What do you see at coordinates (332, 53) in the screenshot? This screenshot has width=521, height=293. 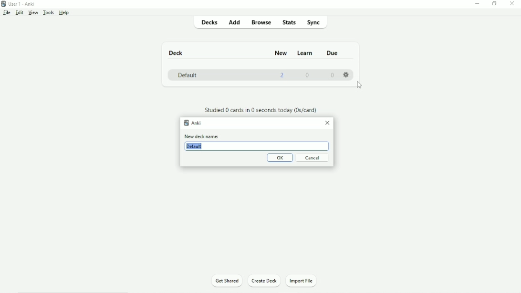 I see `Due` at bounding box center [332, 53].